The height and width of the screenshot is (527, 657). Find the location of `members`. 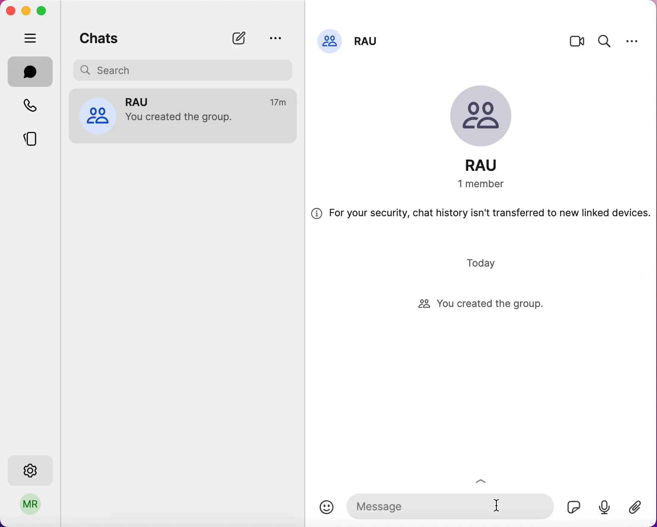

members is located at coordinates (490, 185).